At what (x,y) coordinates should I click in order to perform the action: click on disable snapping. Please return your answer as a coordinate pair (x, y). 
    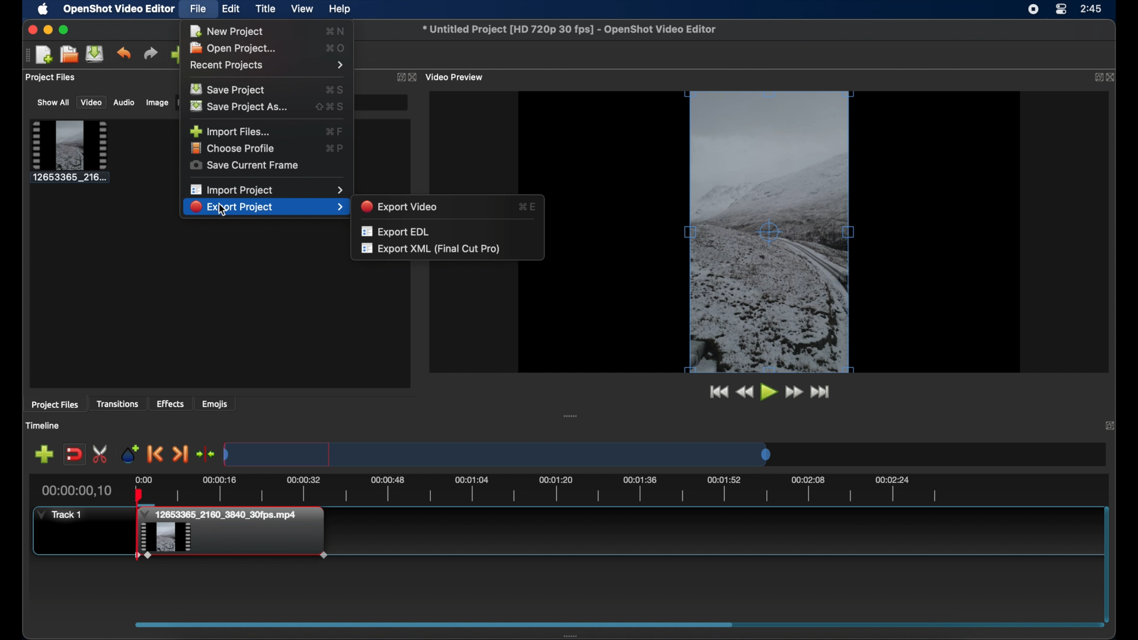
    Looking at the image, I should click on (74, 454).